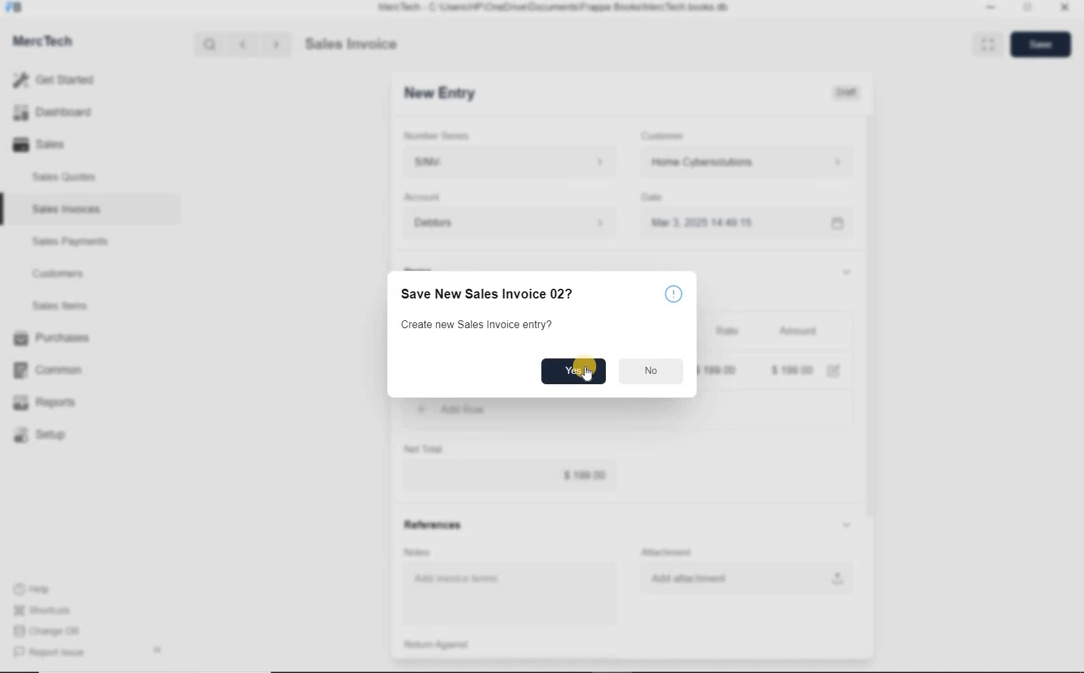  Describe the element at coordinates (424, 449) in the screenshot. I see `Net Total` at that location.